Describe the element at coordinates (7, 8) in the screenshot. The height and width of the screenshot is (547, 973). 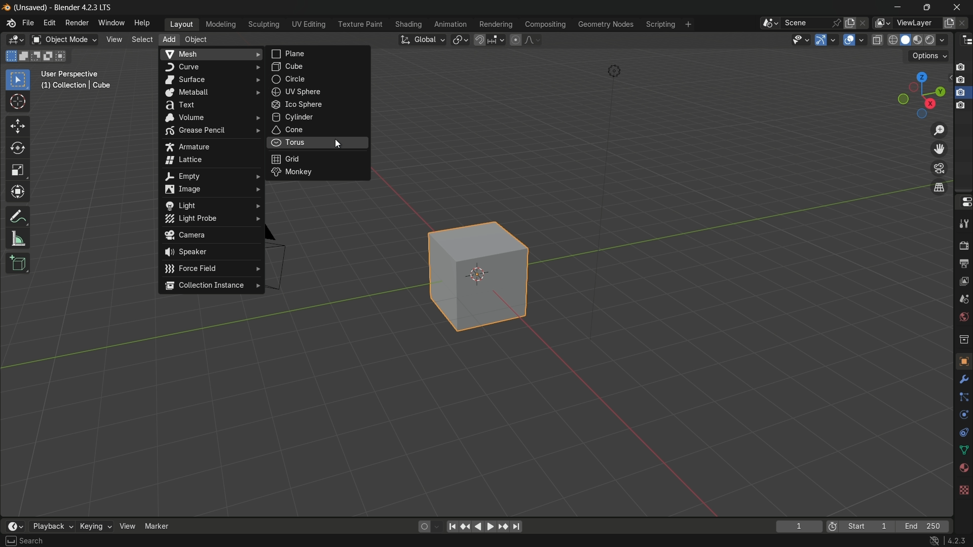
I see `logo` at that location.